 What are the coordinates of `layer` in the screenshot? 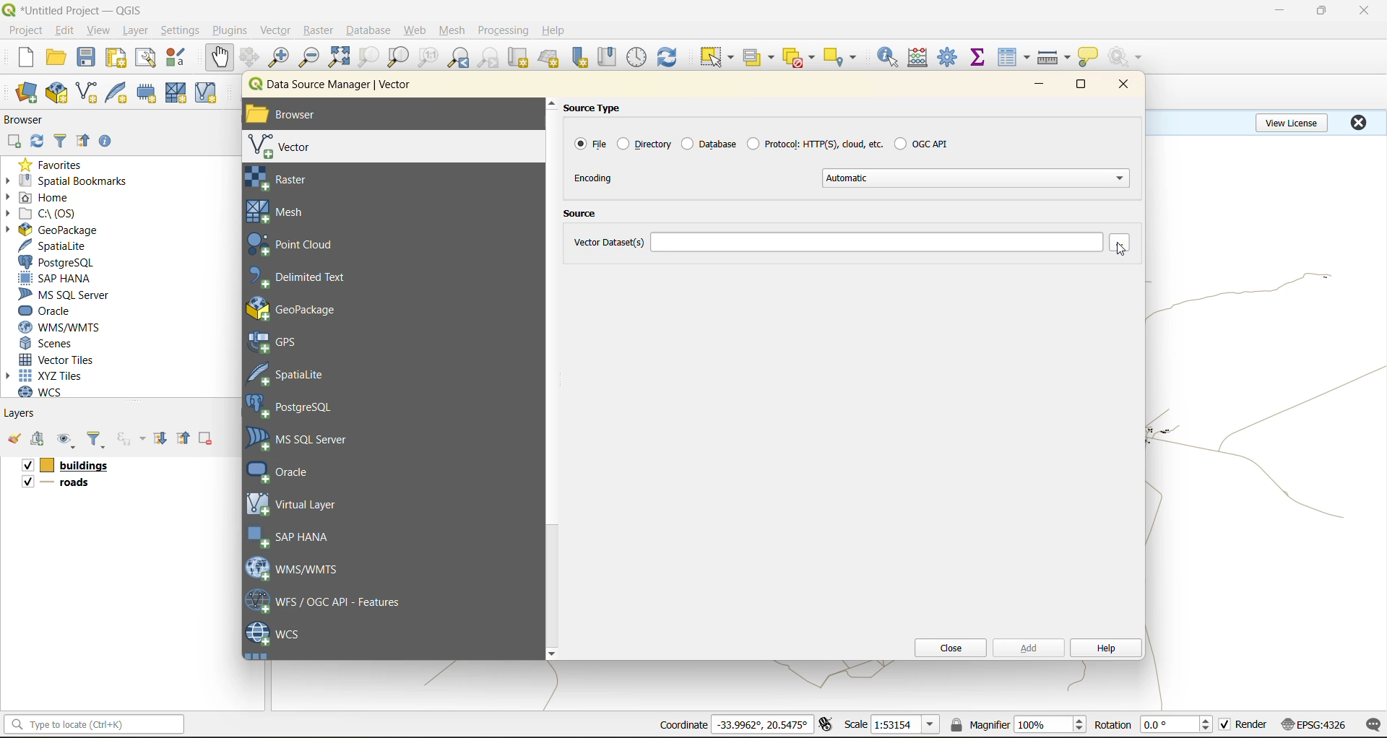 It's located at (133, 31).